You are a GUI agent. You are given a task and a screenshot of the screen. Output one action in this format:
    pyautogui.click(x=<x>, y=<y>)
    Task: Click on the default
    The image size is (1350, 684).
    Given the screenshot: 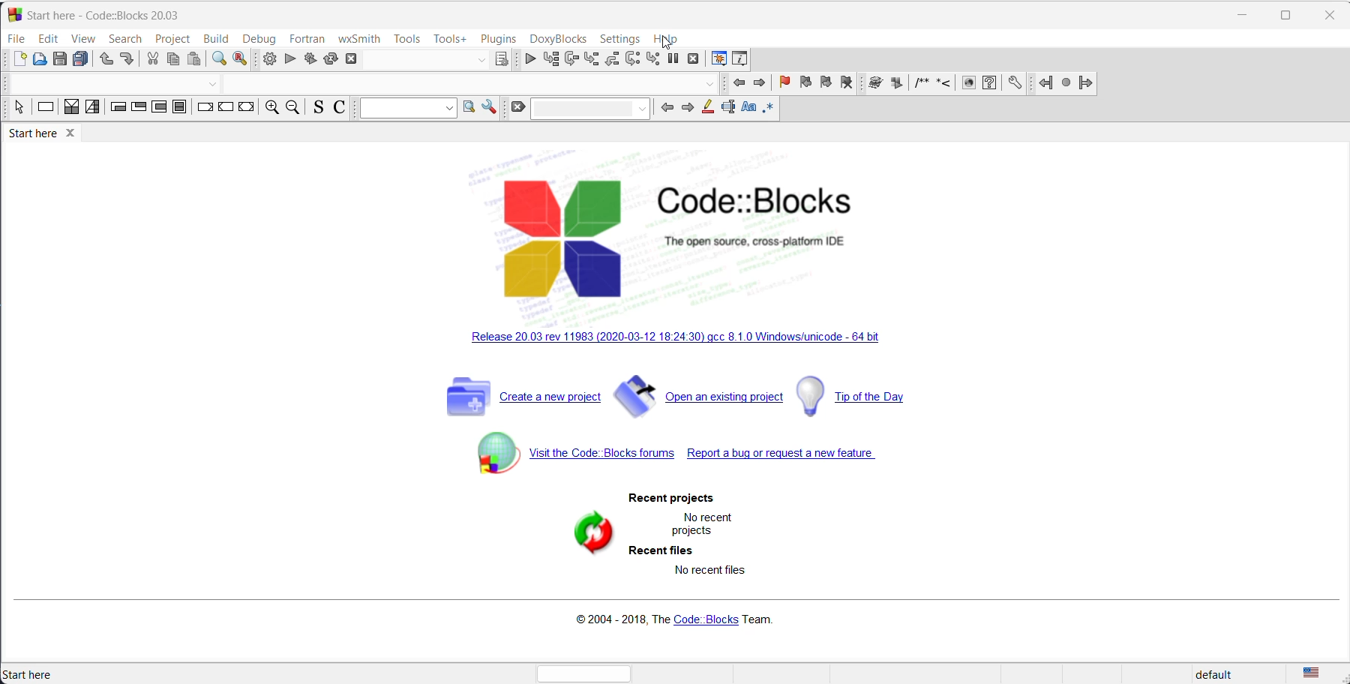 What is the action you would take?
    pyautogui.click(x=1222, y=675)
    